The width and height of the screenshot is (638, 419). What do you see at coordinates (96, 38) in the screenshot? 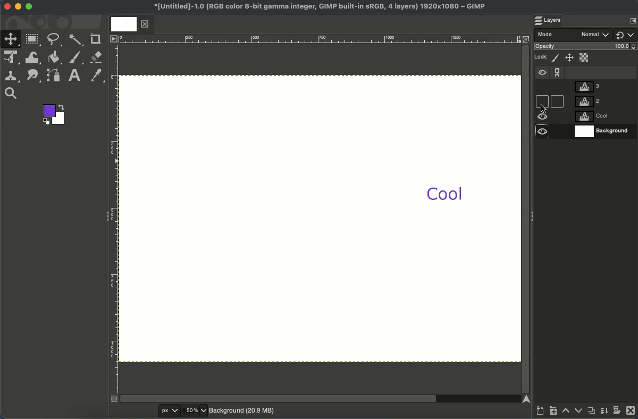
I see `Crop` at bounding box center [96, 38].